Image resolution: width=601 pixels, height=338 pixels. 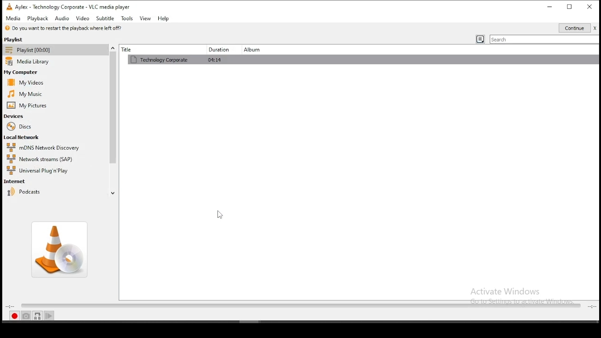 I want to click on aylex - technologt corporate - VLC media player, so click(x=76, y=6).